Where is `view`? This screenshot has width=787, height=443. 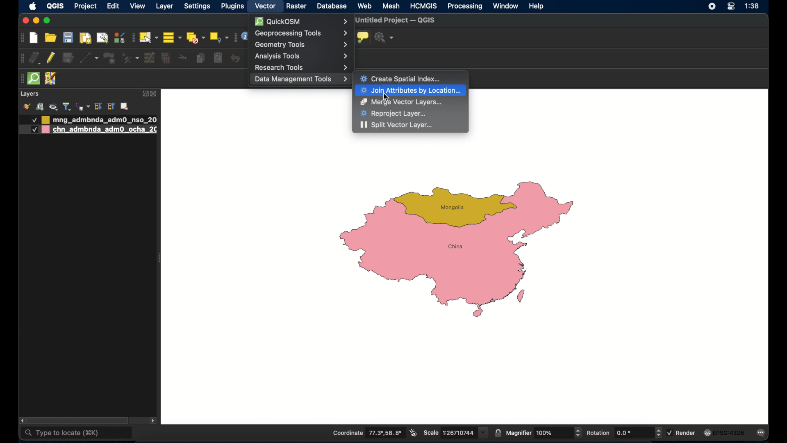
view is located at coordinates (137, 7).